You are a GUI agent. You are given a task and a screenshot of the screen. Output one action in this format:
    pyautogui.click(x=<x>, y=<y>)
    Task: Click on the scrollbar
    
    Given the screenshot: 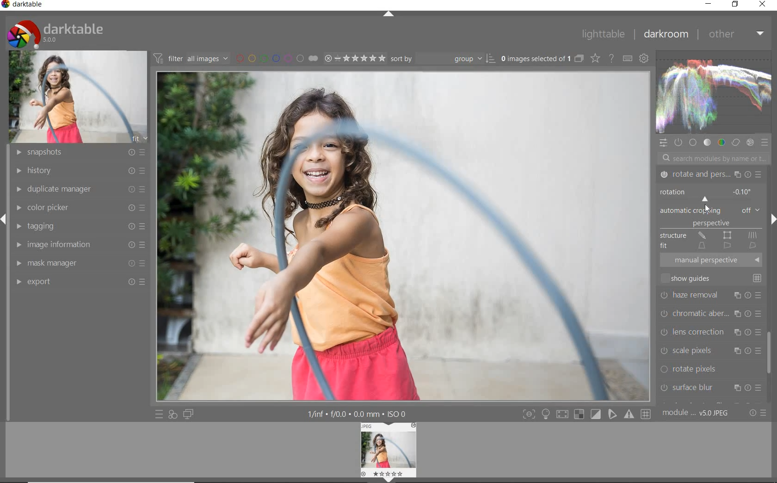 What is the action you would take?
    pyautogui.click(x=771, y=348)
    